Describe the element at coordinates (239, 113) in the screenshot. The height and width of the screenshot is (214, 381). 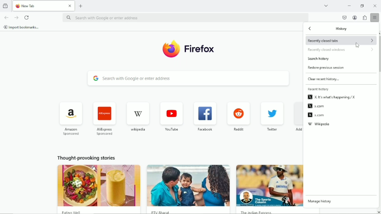
I see `icon` at that location.